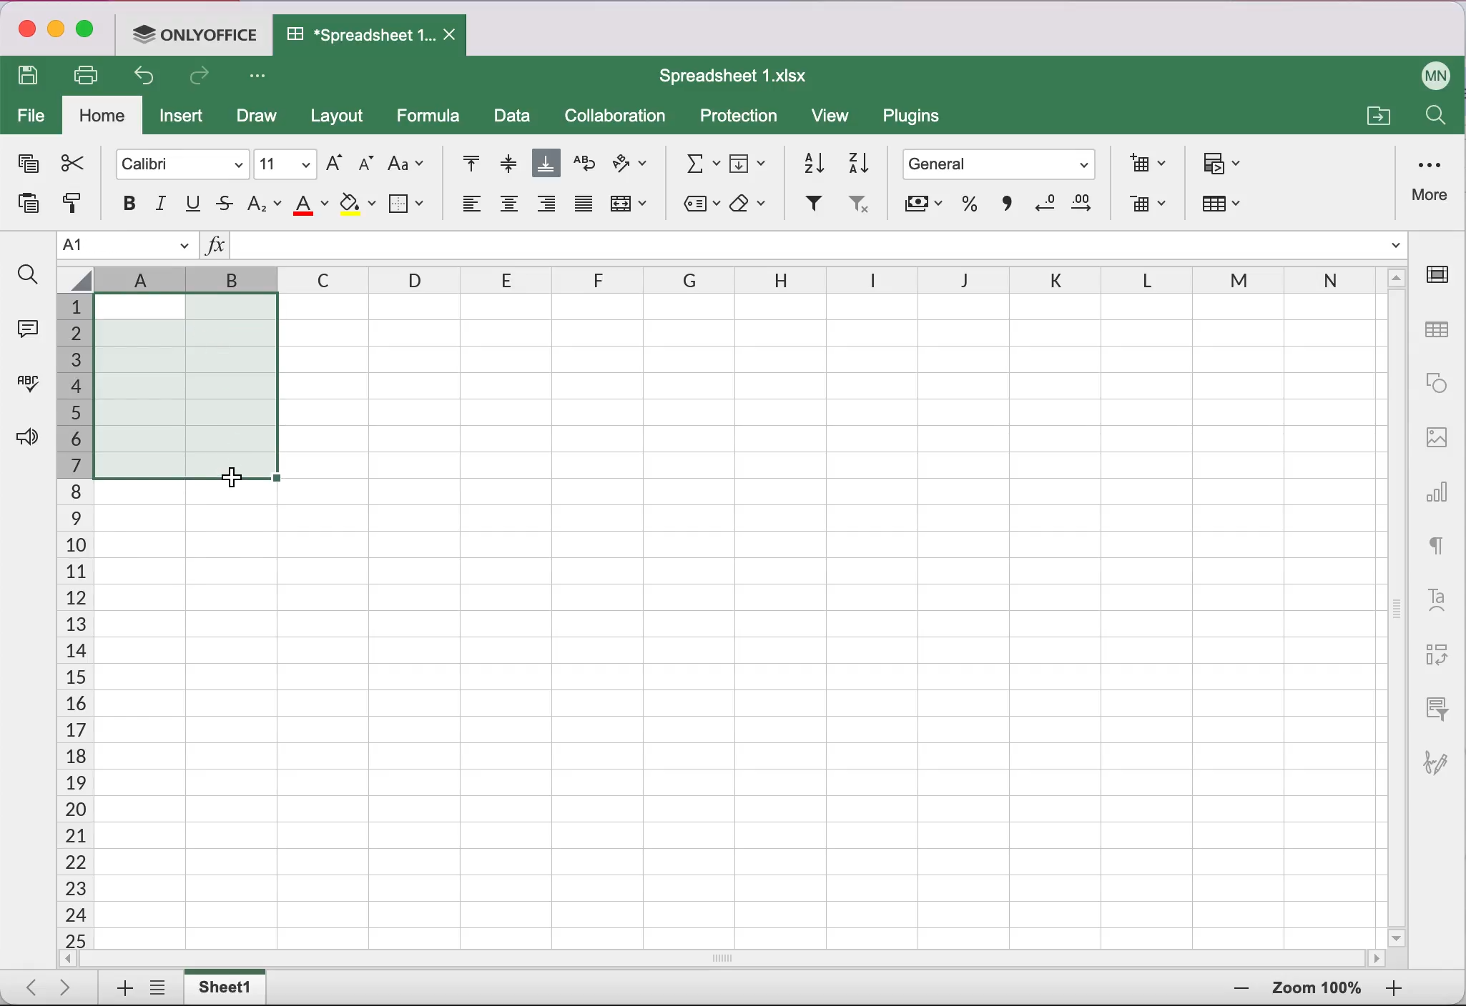 Image resolution: width=1466 pixels, height=1006 pixels. I want to click on home, so click(103, 116).